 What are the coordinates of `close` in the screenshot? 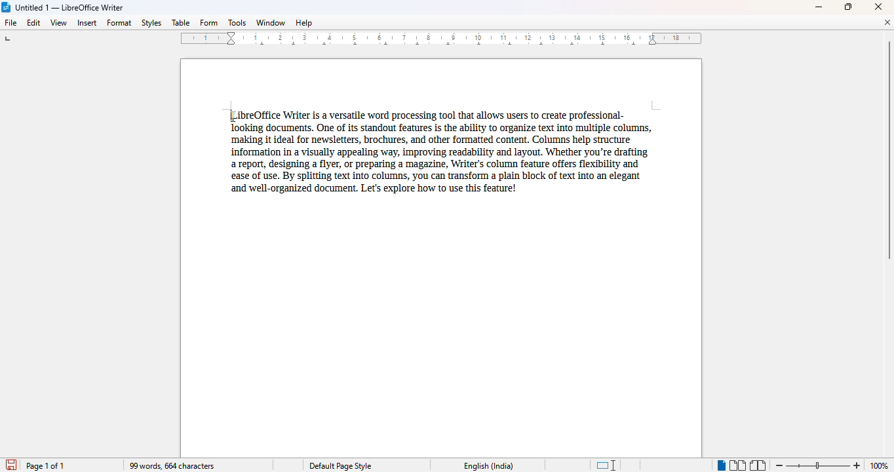 It's located at (878, 7).